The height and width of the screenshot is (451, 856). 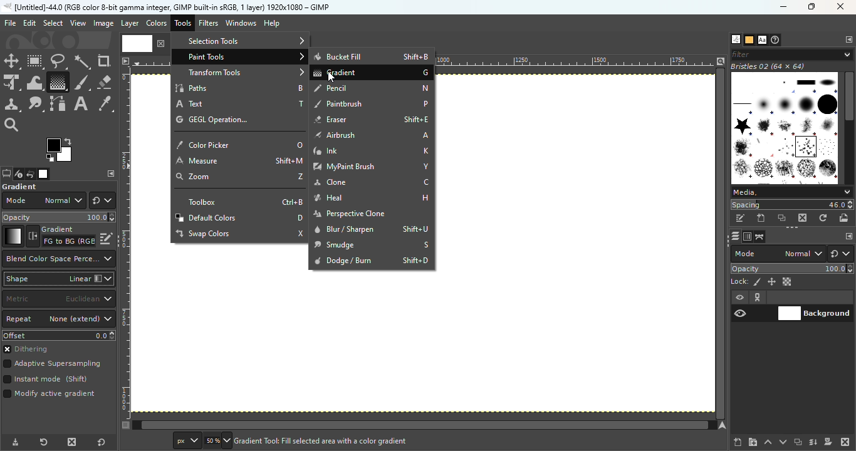 What do you see at coordinates (762, 40) in the screenshot?
I see `open the fonts tab` at bounding box center [762, 40].